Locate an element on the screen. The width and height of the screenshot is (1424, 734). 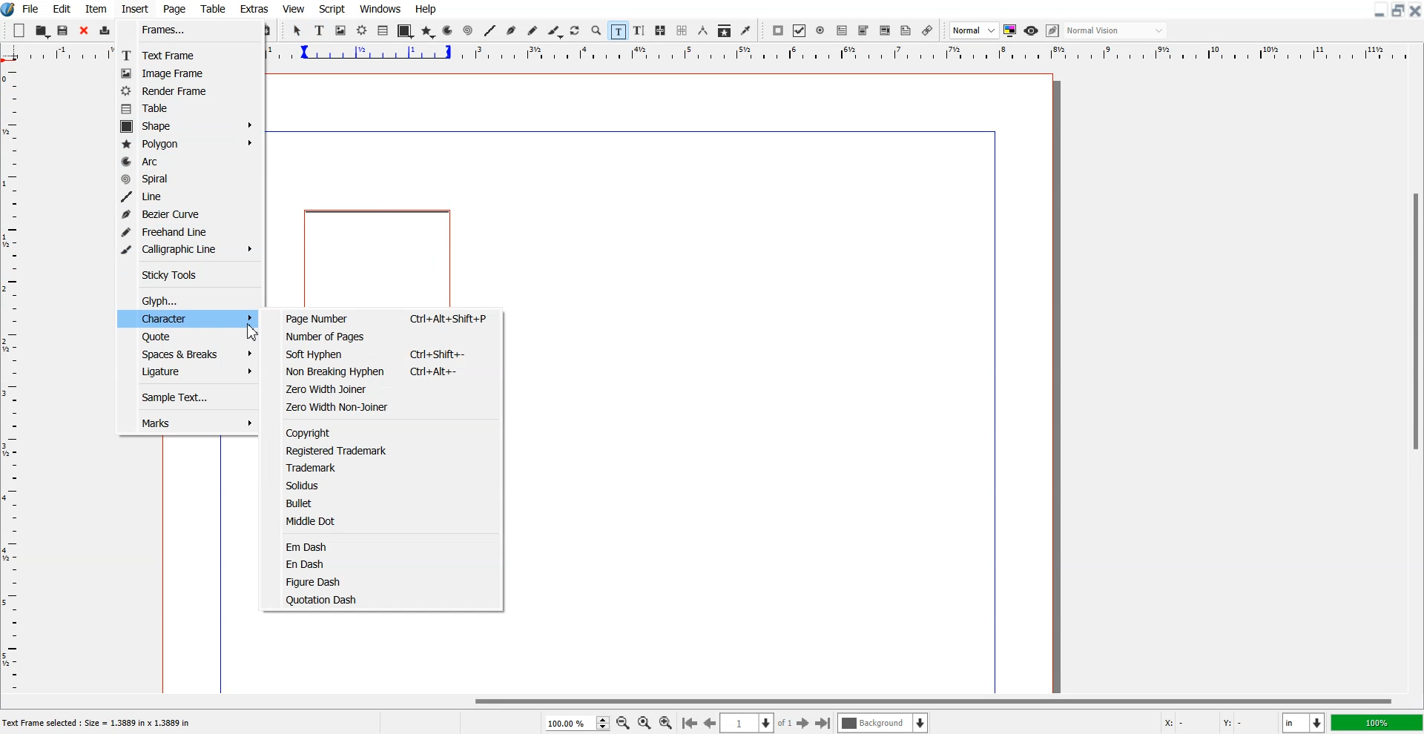
Text Annotation is located at coordinates (906, 31).